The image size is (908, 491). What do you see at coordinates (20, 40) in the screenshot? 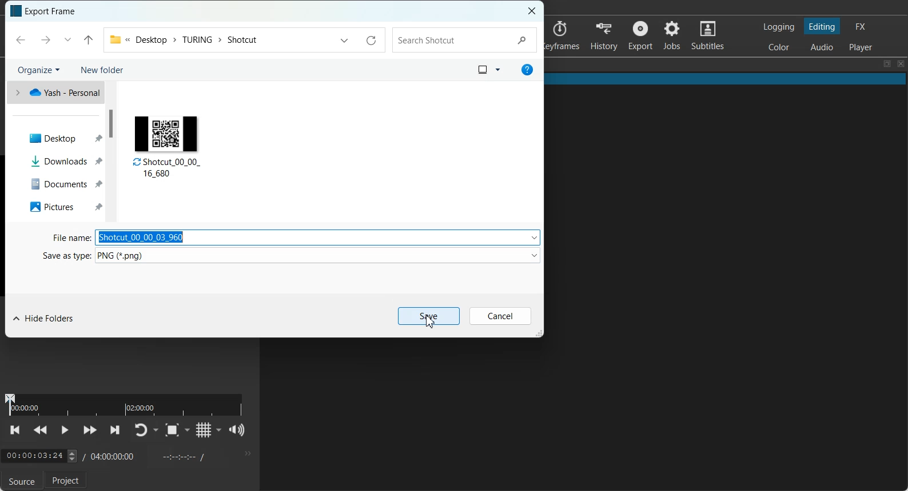
I see `Back` at bounding box center [20, 40].